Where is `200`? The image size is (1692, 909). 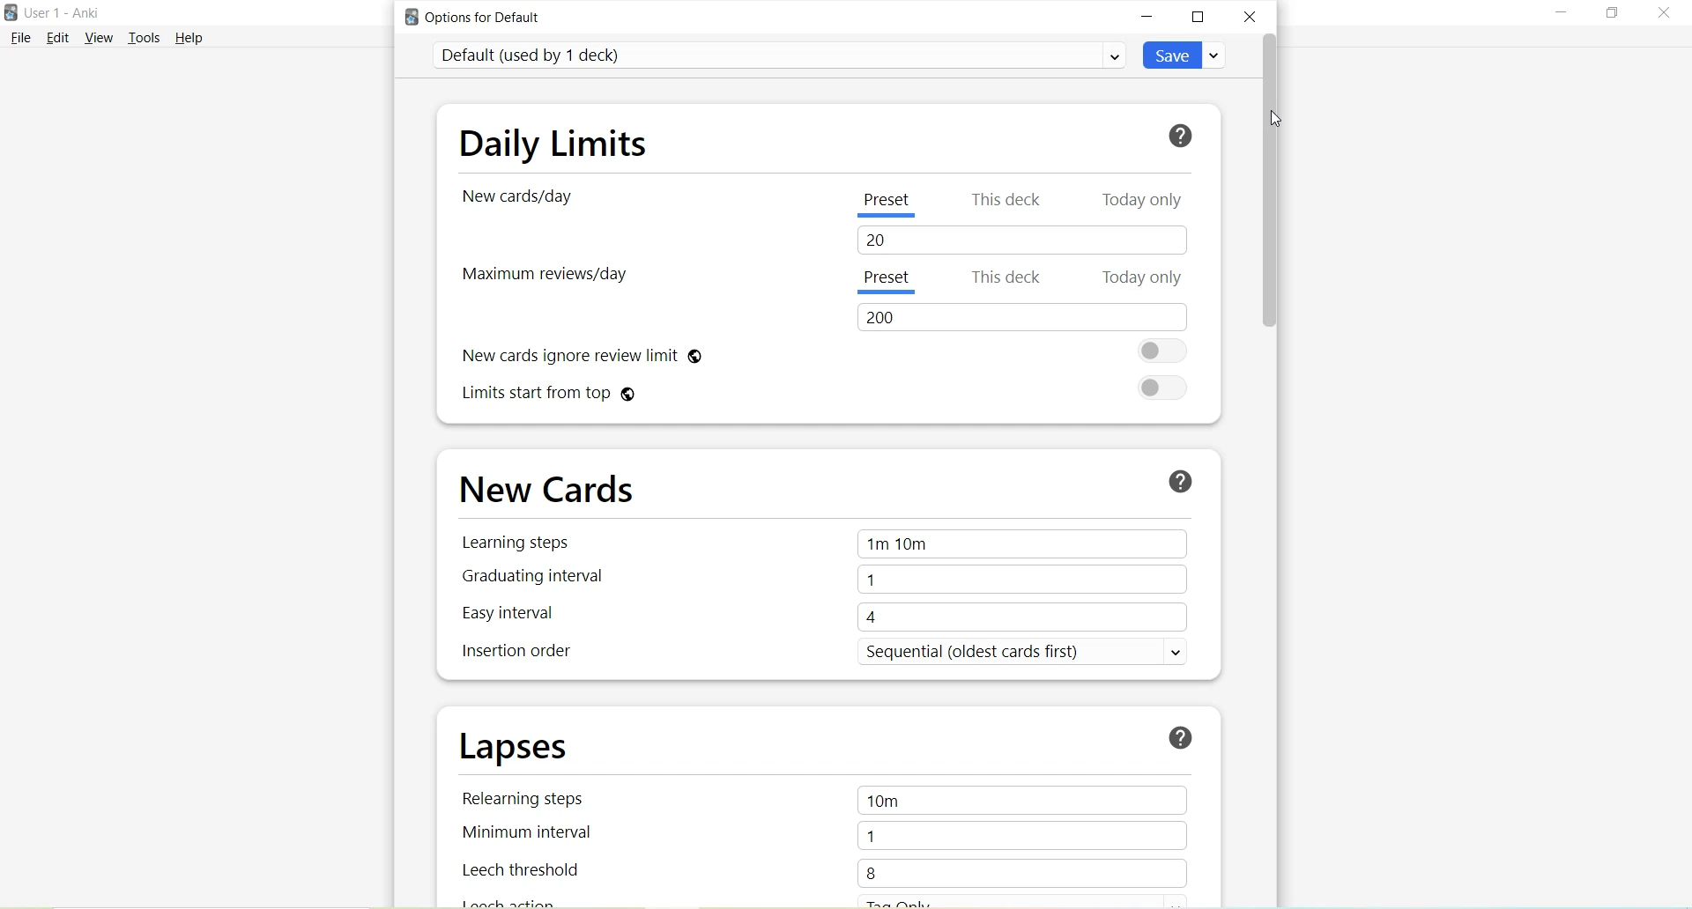
200 is located at coordinates (1020, 319).